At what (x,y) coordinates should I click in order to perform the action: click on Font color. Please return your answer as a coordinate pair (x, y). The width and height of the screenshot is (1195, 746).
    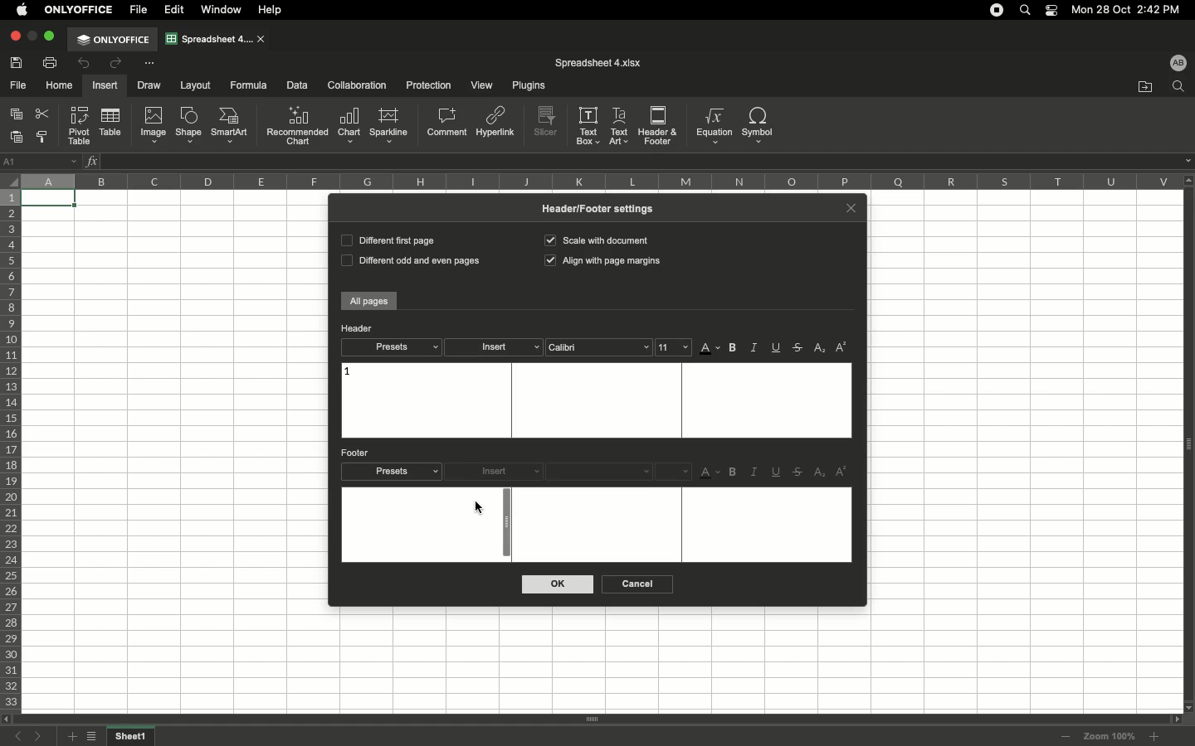
    Looking at the image, I should click on (710, 474).